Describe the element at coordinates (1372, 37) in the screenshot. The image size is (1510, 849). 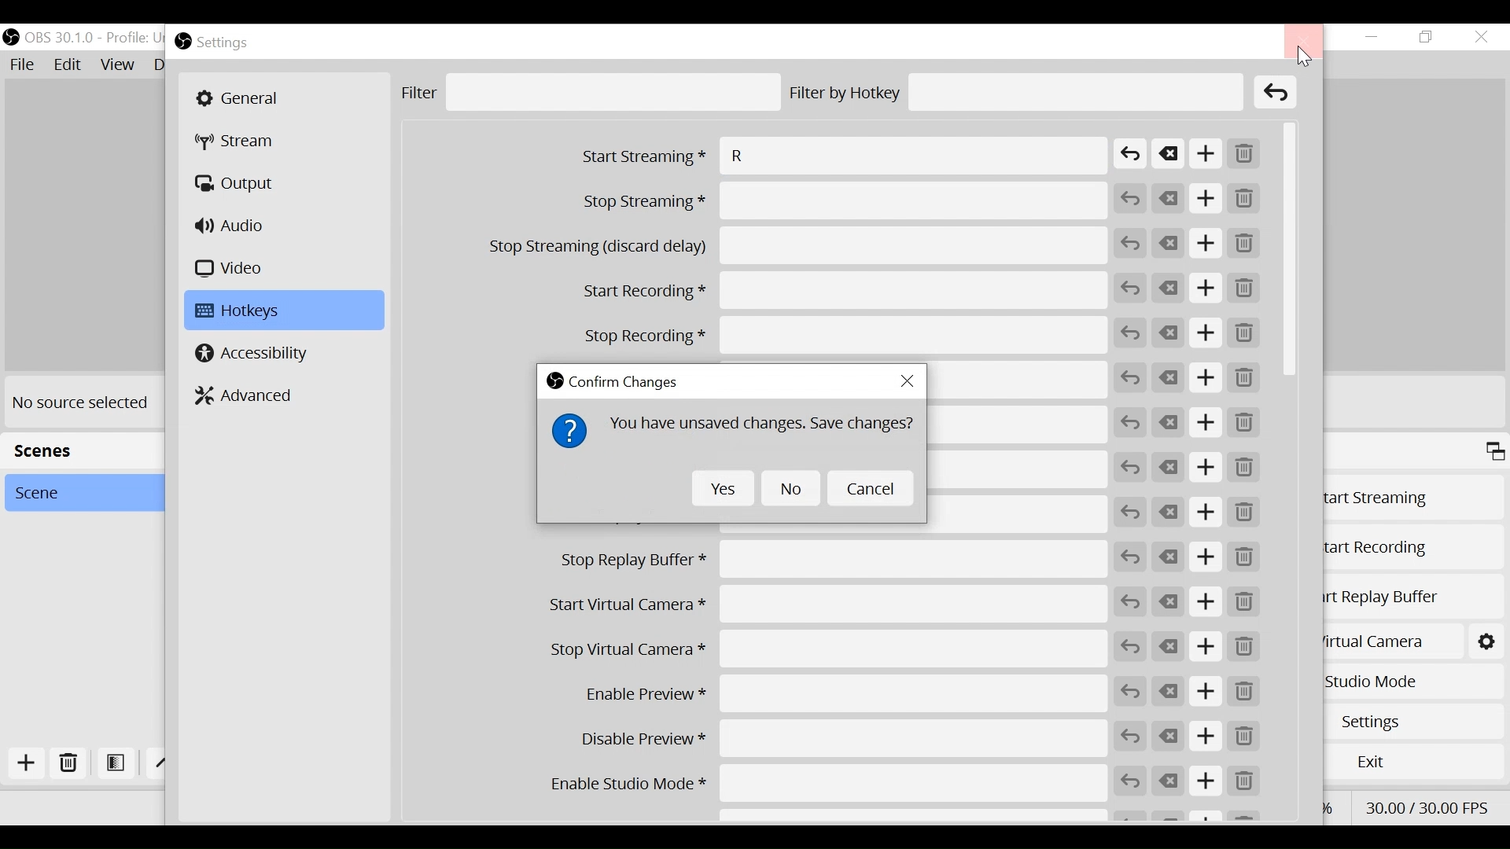
I see `Minimize` at that location.